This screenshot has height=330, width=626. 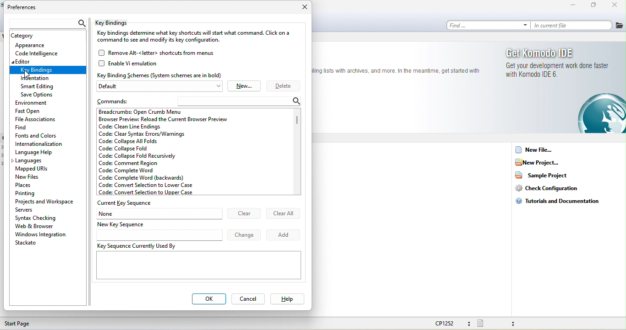 What do you see at coordinates (141, 134) in the screenshot?
I see `code clear syntax errors/warmings` at bounding box center [141, 134].